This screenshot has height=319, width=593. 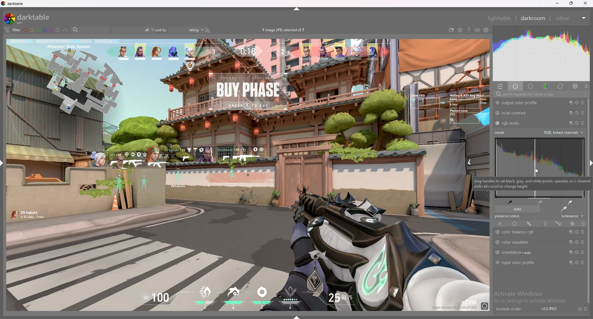 What do you see at coordinates (519, 262) in the screenshot?
I see `input color profile` at bounding box center [519, 262].